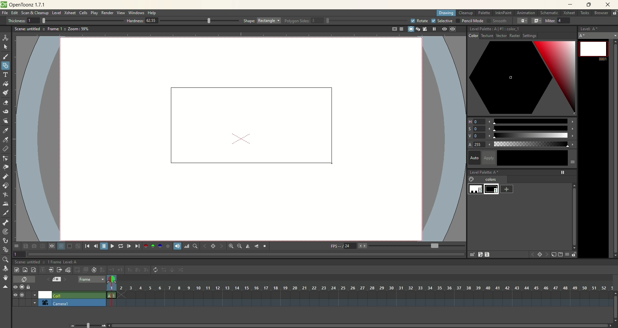  Describe the element at coordinates (32, 302) in the screenshot. I see `camera1` at that location.